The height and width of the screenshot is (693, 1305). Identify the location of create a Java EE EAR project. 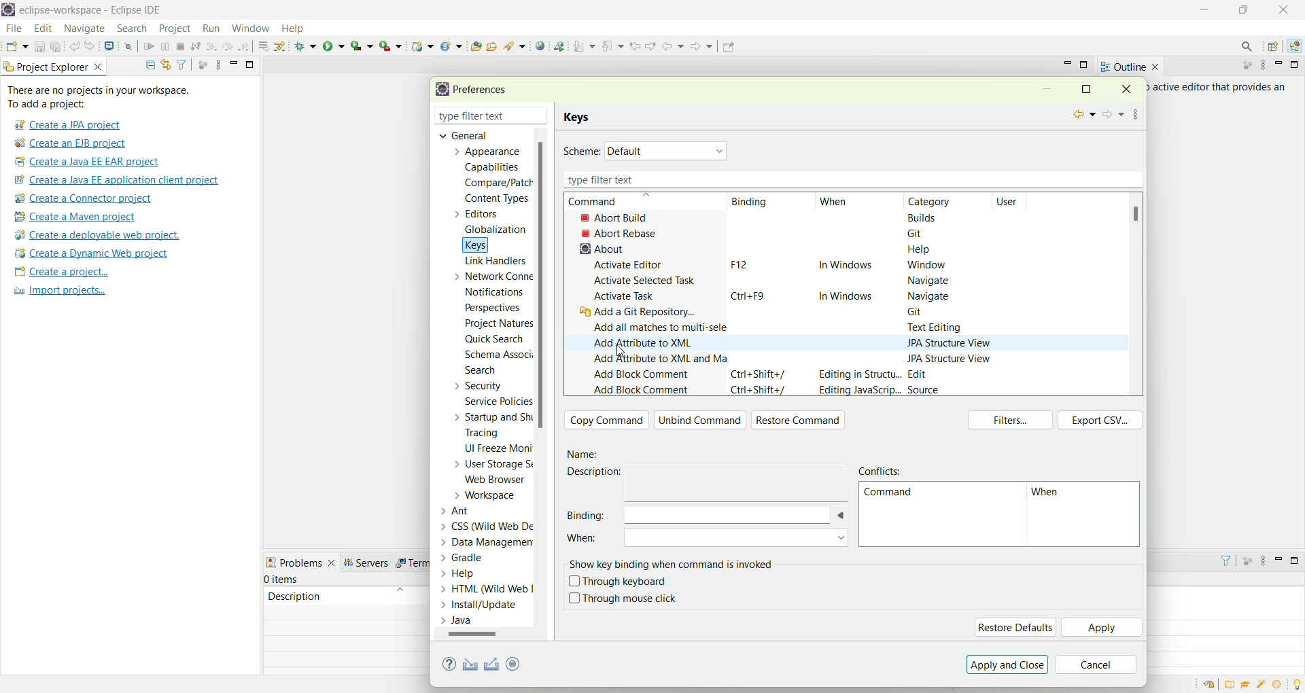
(88, 162).